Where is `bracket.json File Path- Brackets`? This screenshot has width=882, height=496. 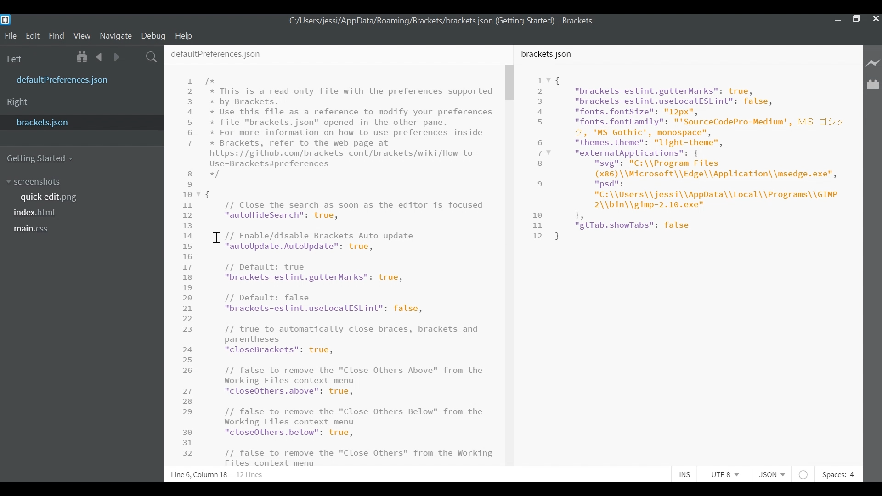 bracket.json File Path- Brackets is located at coordinates (444, 21).